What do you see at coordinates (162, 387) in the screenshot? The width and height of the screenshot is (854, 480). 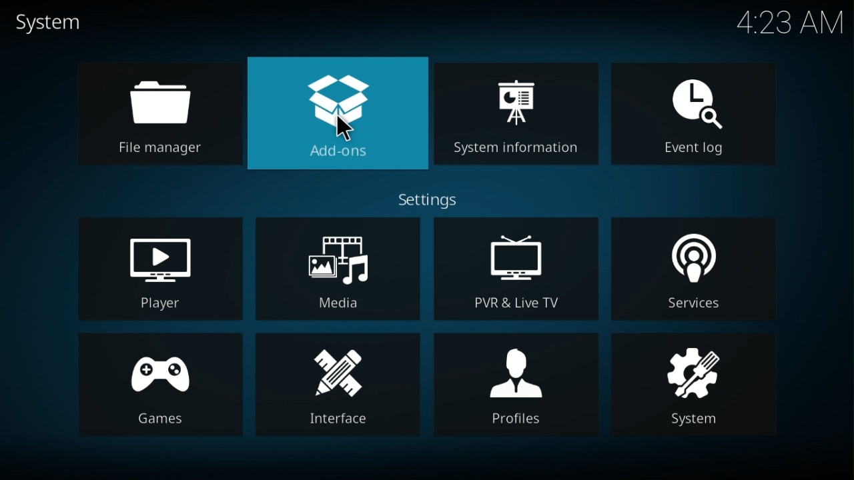 I see `Games` at bounding box center [162, 387].